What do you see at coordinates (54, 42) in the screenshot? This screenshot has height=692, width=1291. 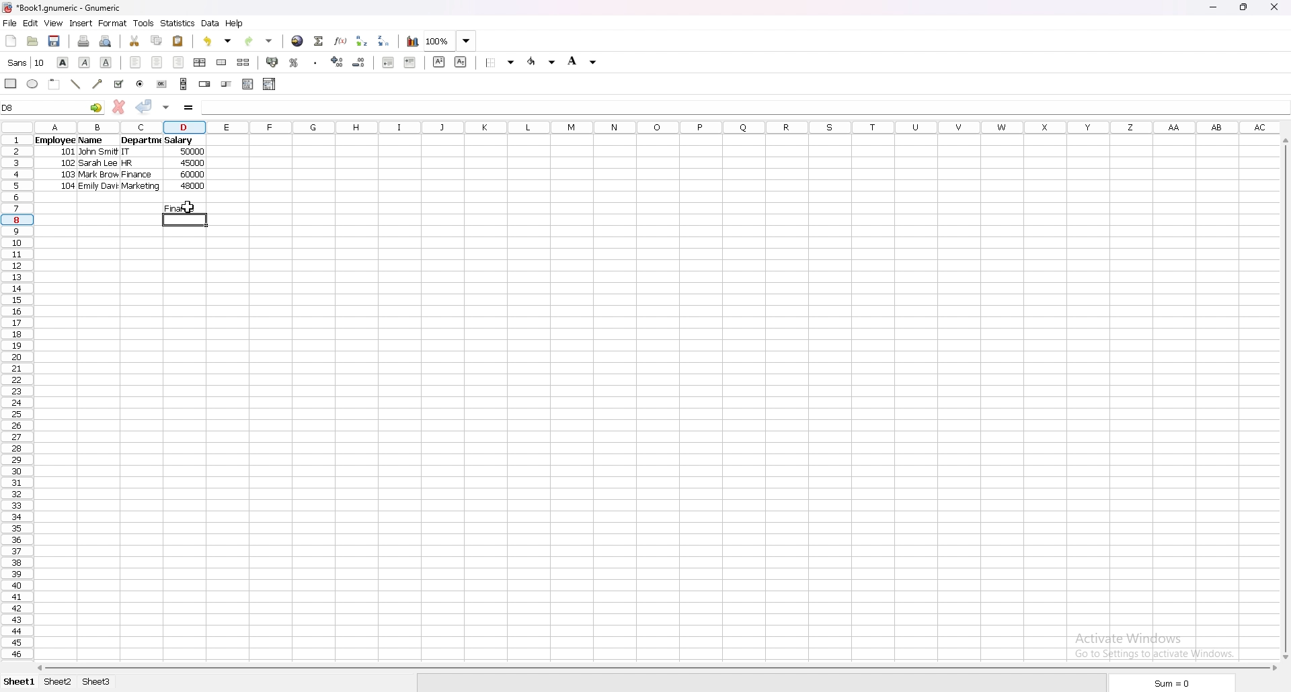 I see `save` at bounding box center [54, 42].